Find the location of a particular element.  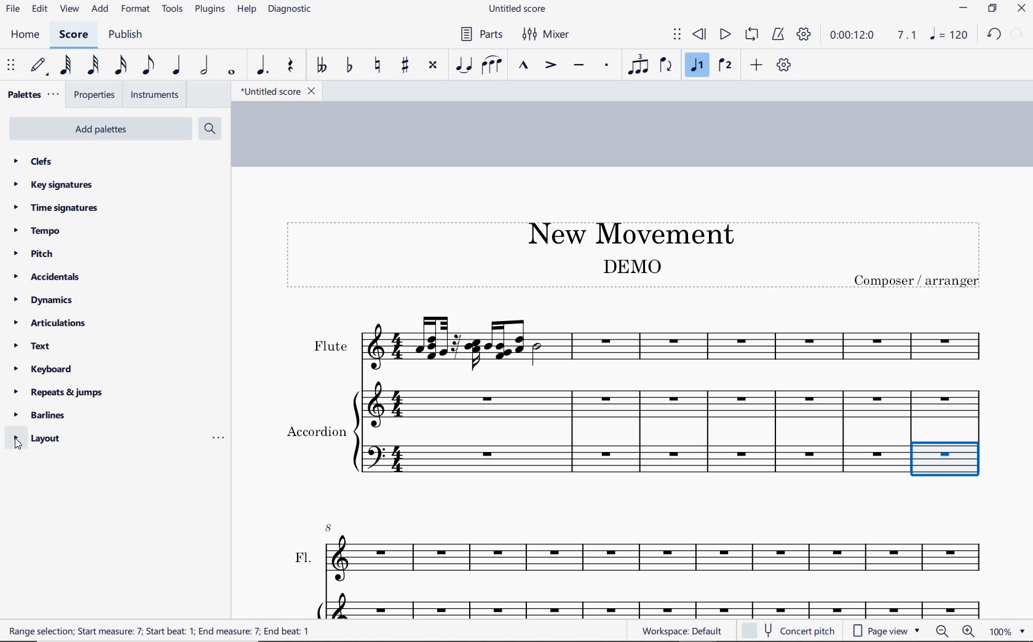

workspace: default is located at coordinates (680, 630).